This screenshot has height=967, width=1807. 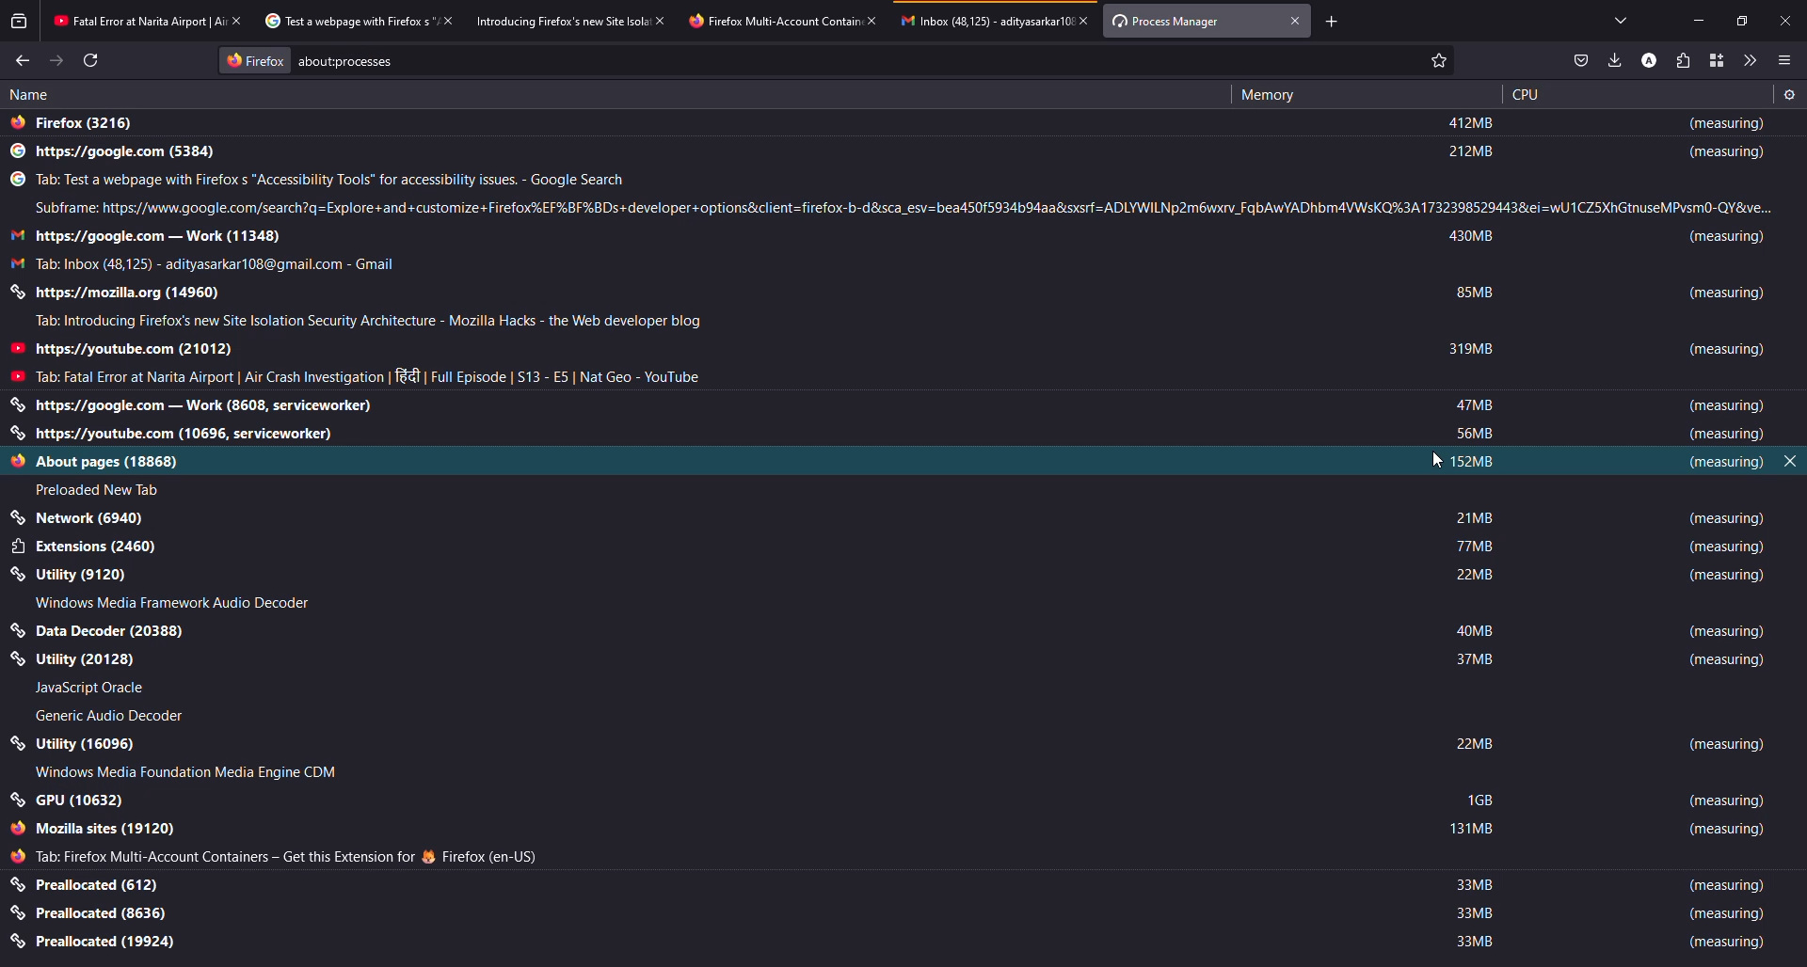 What do you see at coordinates (1473, 406) in the screenshot?
I see `47 mb` at bounding box center [1473, 406].